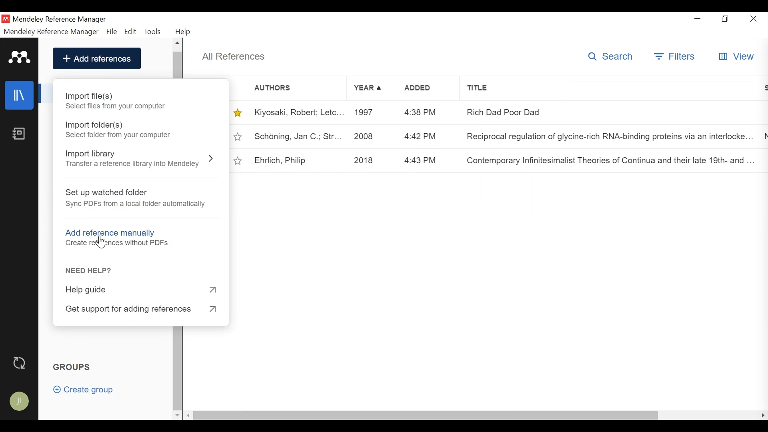 The height and width of the screenshot is (432, 768). What do you see at coordinates (154, 32) in the screenshot?
I see `Tools` at bounding box center [154, 32].